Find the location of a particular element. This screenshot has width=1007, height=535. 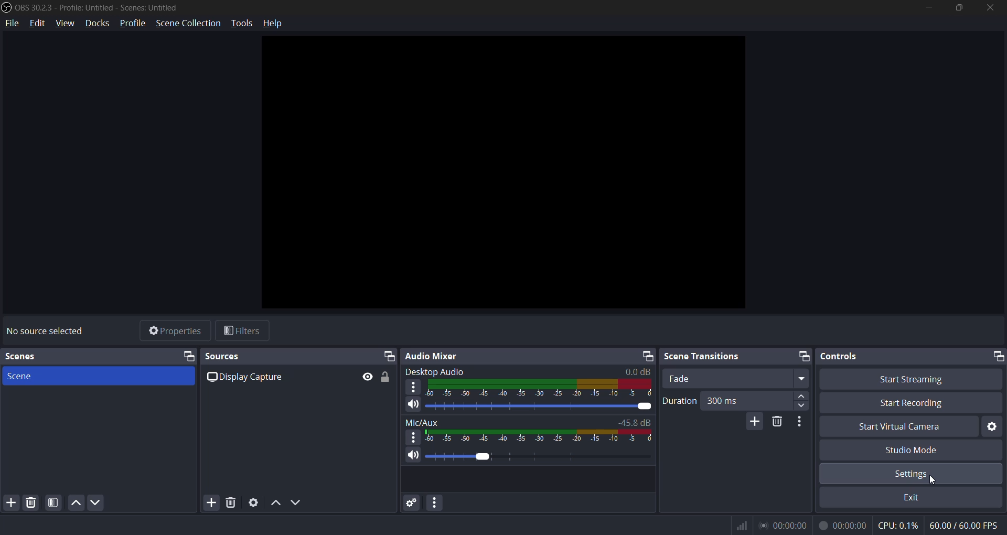

settings is located at coordinates (911, 474).